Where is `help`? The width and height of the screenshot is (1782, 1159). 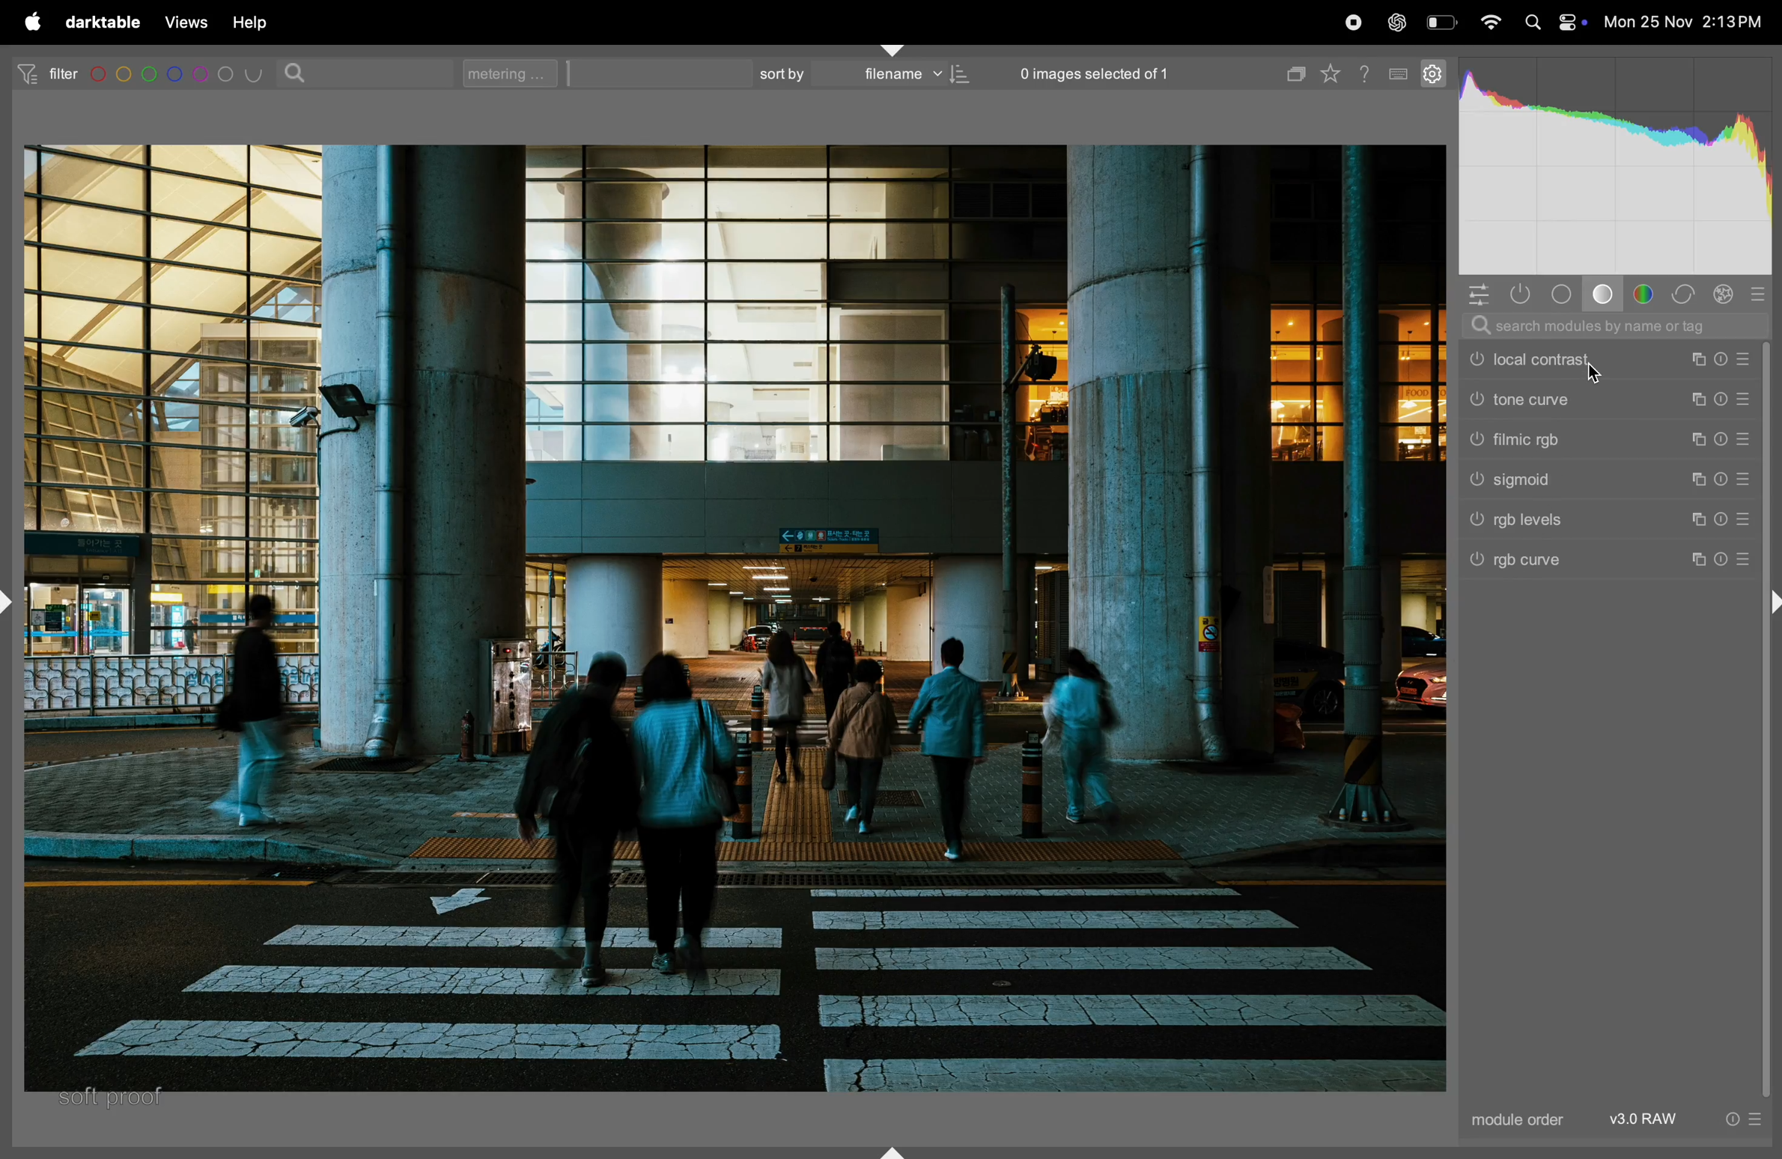
help is located at coordinates (1367, 72).